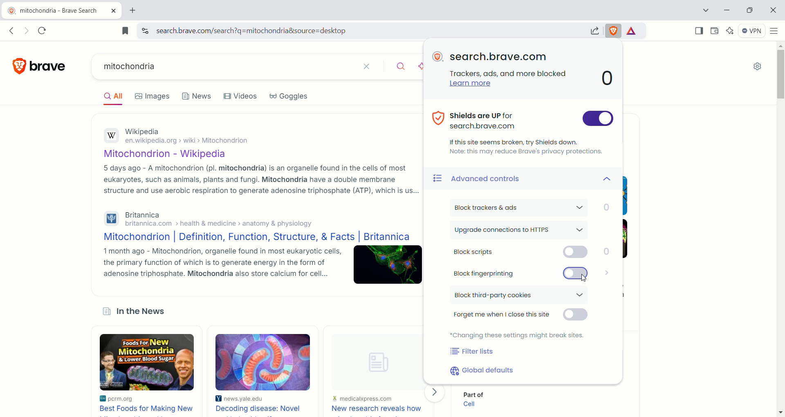 The image size is (785, 417). What do you see at coordinates (527, 146) in the screenshot?
I see `If this site seems broken, try shields down. Note: this may reduce Brave's privacy protections.` at bounding box center [527, 146].